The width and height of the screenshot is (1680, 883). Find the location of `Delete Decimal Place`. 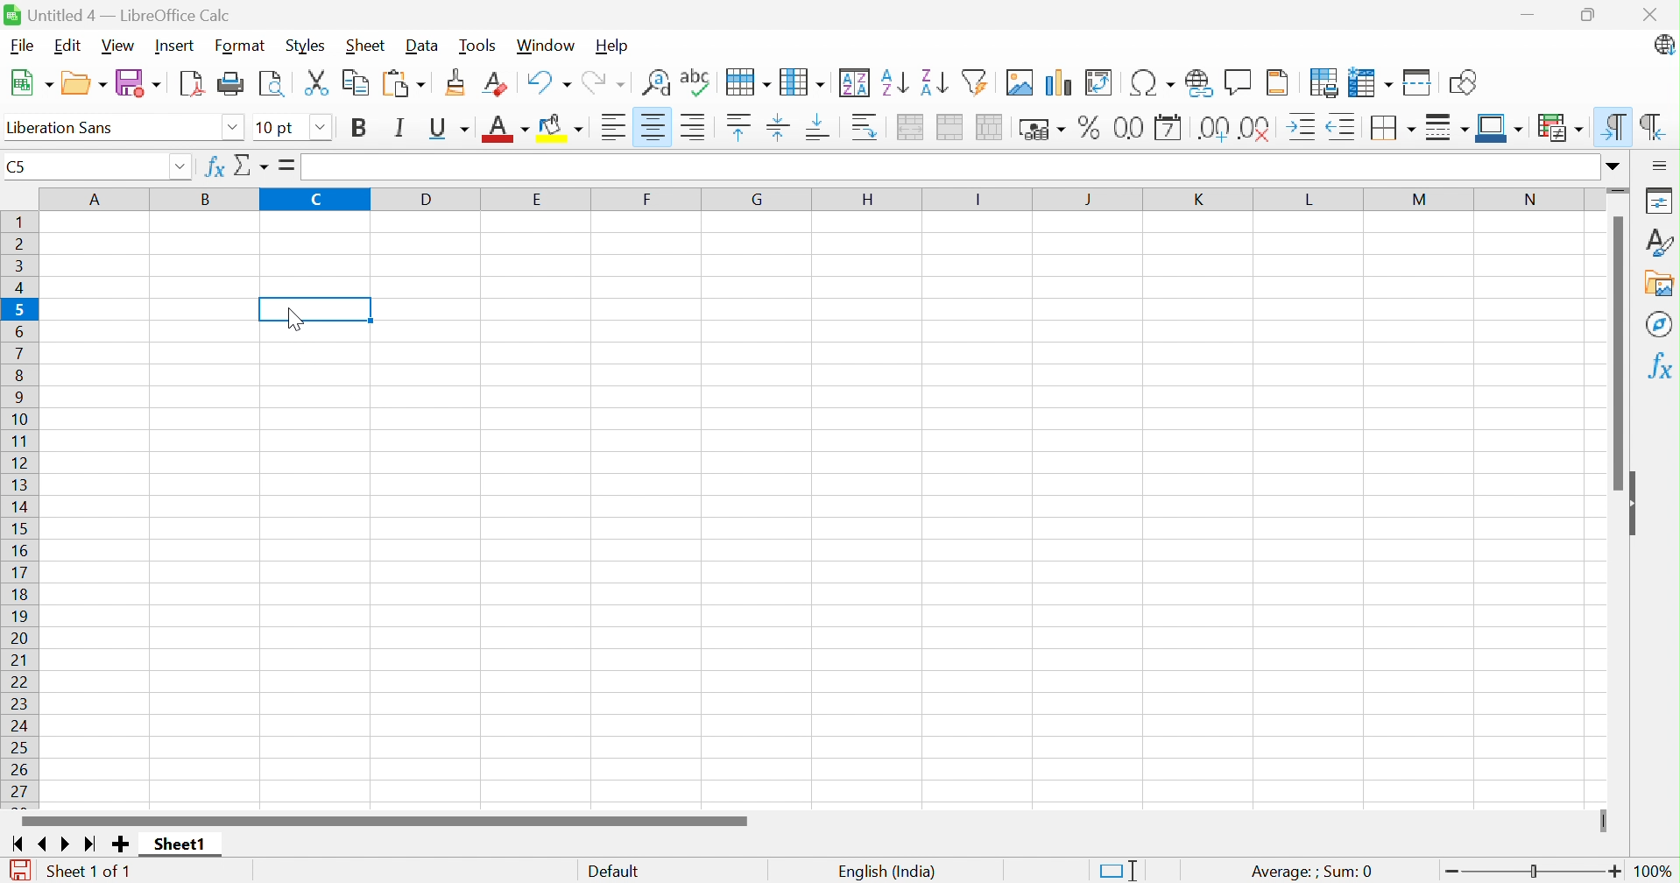

Delete Decimal Place is located at coordinates (1259, 127).